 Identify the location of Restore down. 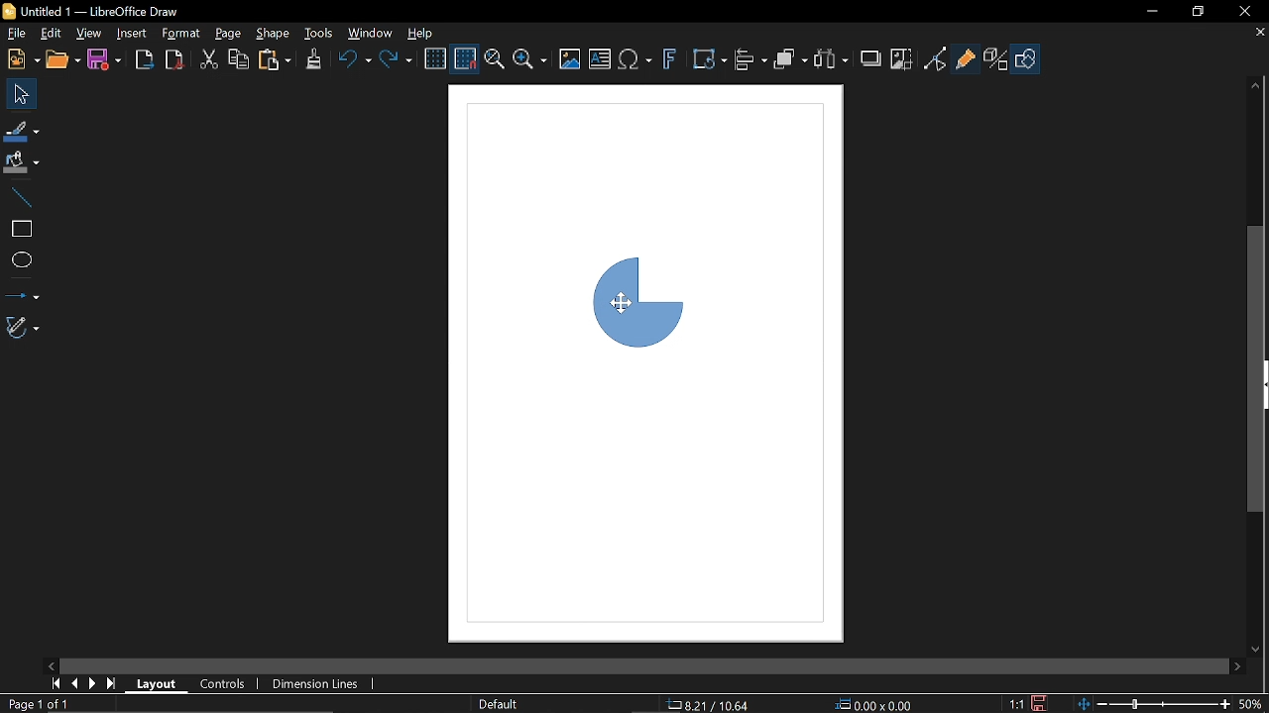
(1199, 13).